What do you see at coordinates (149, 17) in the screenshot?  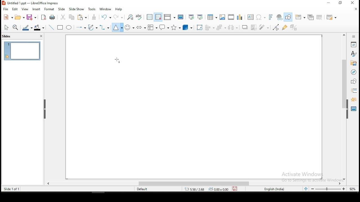 I see `show grid` at bounding box center [149, 17].